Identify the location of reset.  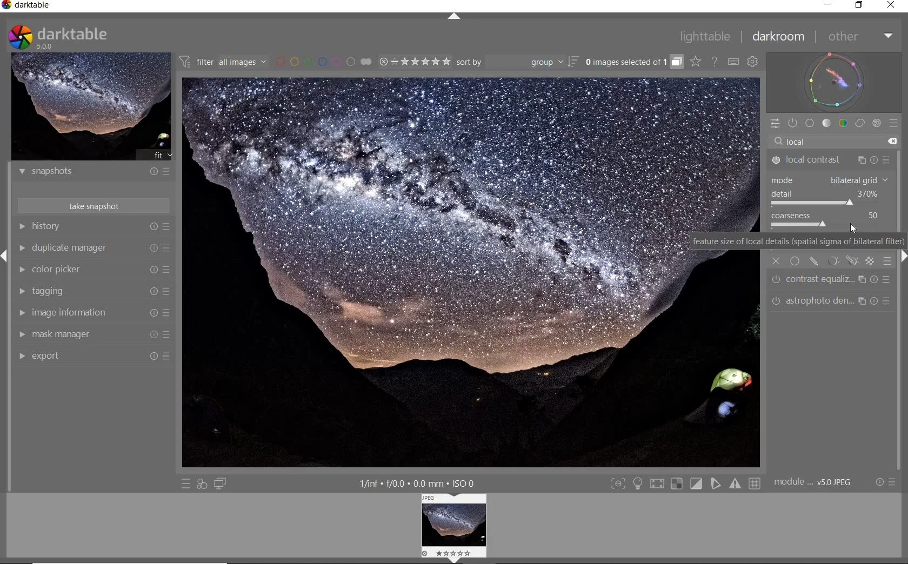
(152, 246).